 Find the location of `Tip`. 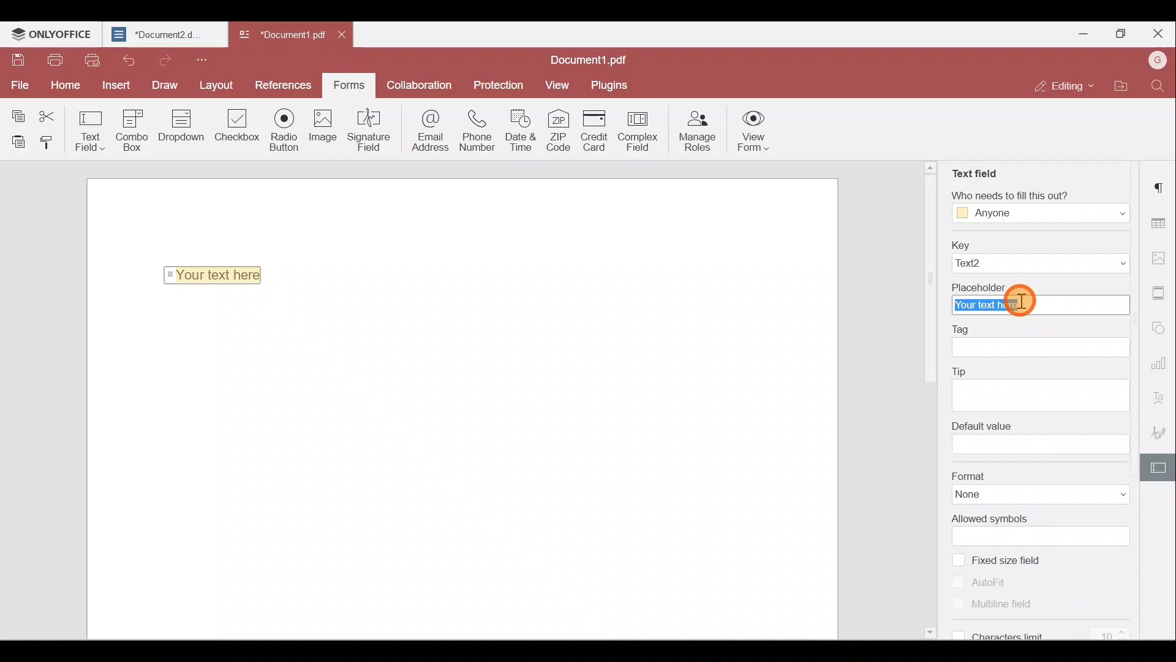

Tip is located at coordinates (962, 369).